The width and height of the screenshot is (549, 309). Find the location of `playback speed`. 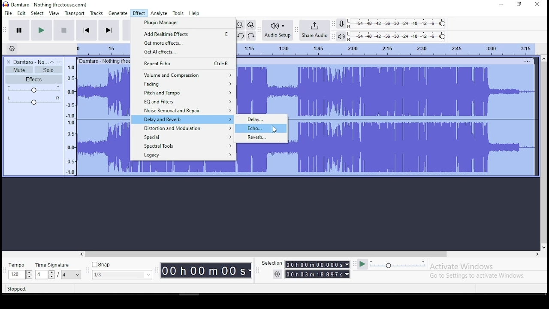

playback speed is located at coordinates (398, 265).